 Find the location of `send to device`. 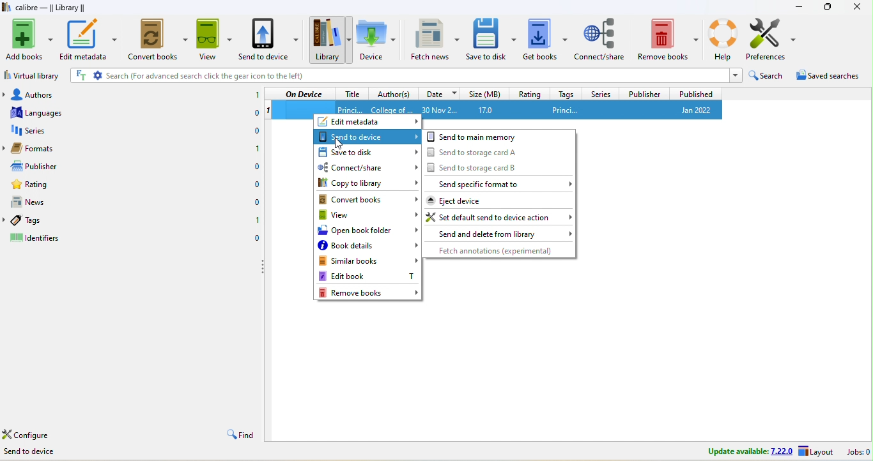

send to device is located at coordinates (270, 40).